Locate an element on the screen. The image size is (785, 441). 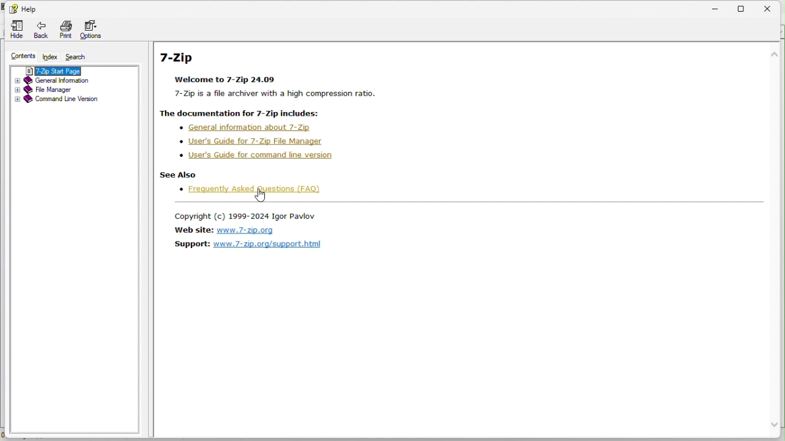
Copyright(c) 1999-2024 Igor Pavlov is located at coordinates (240, 214).